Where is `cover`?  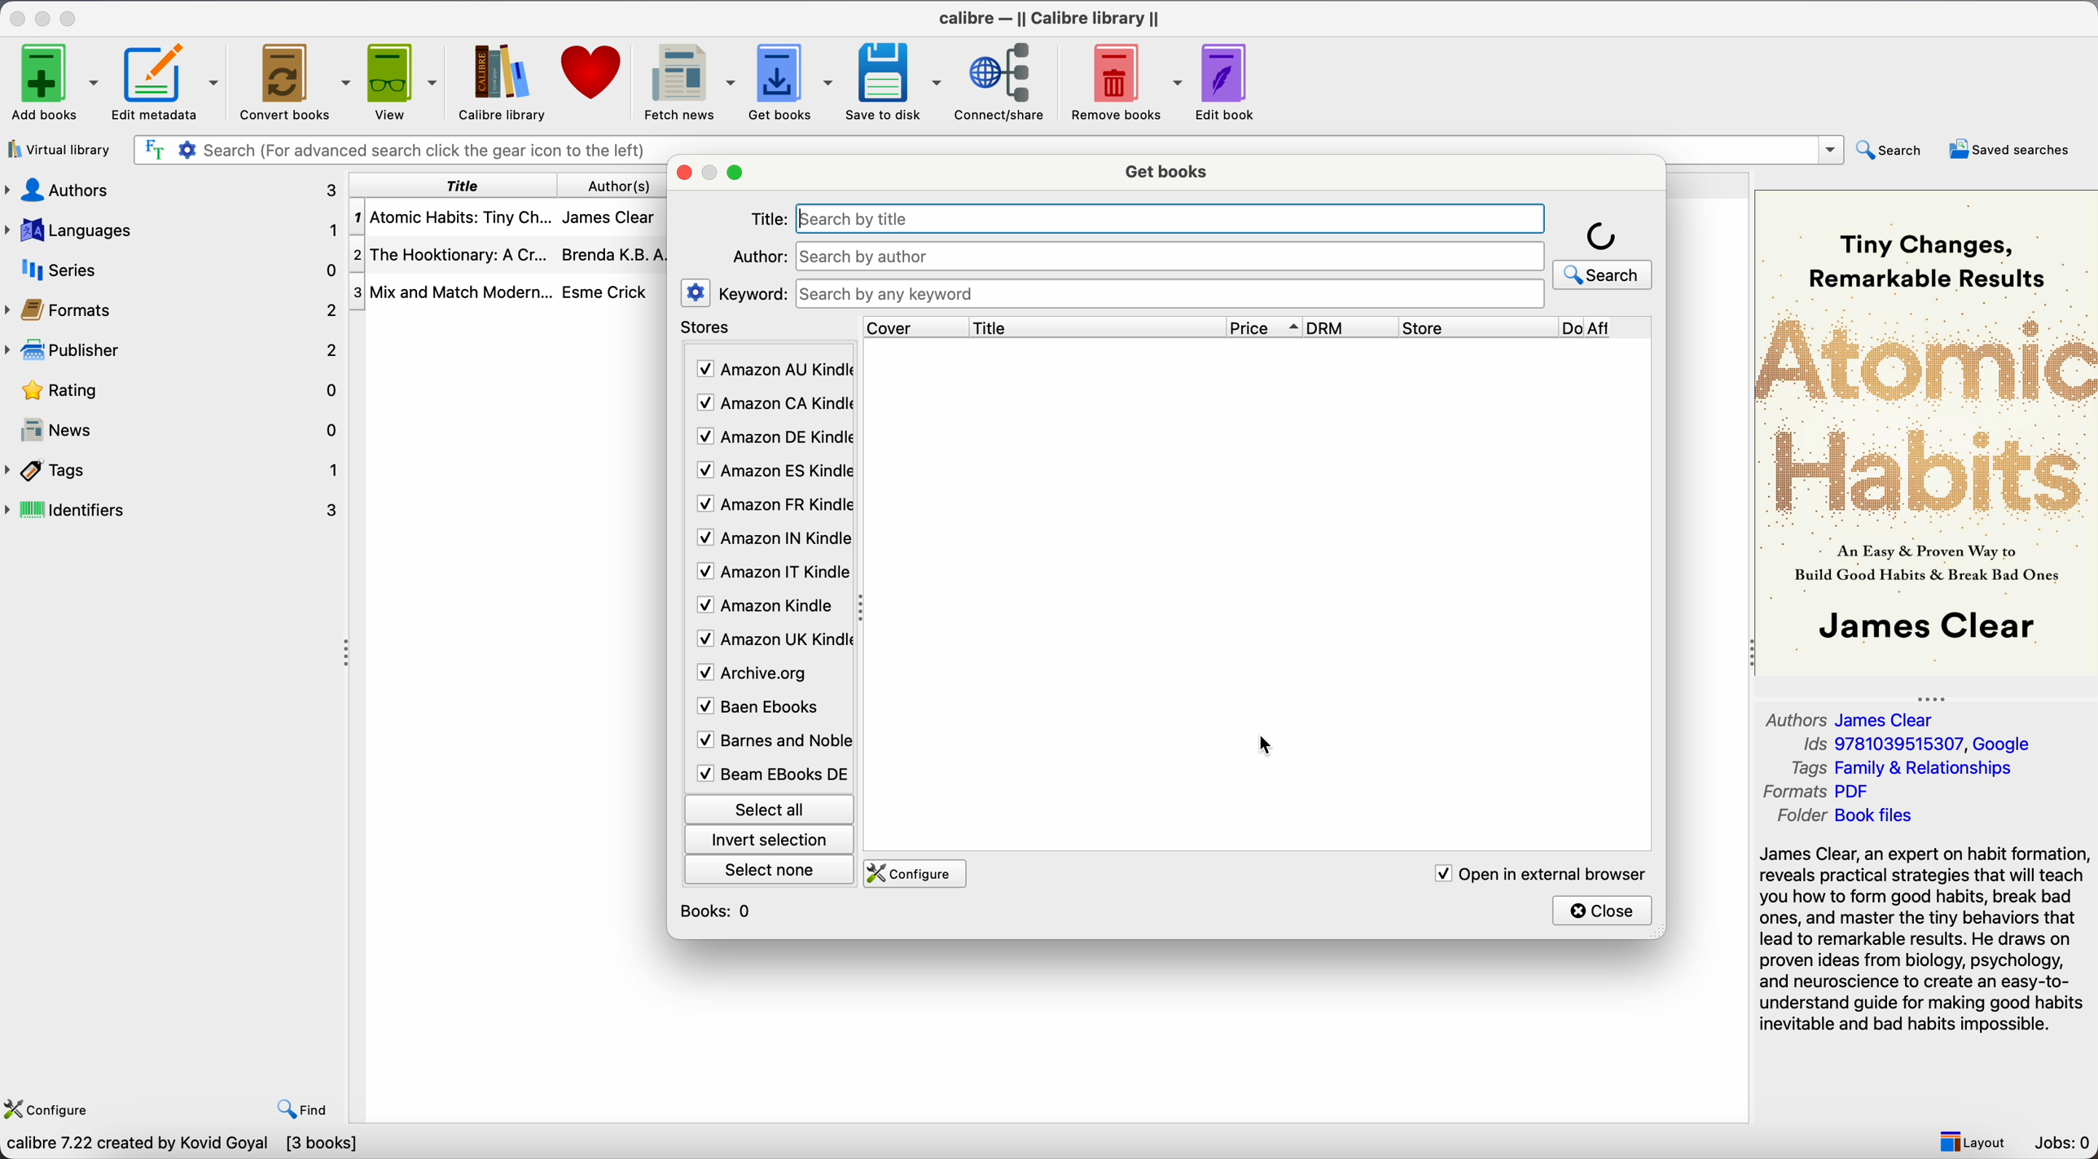
cover is located at coordinates (909, 327).